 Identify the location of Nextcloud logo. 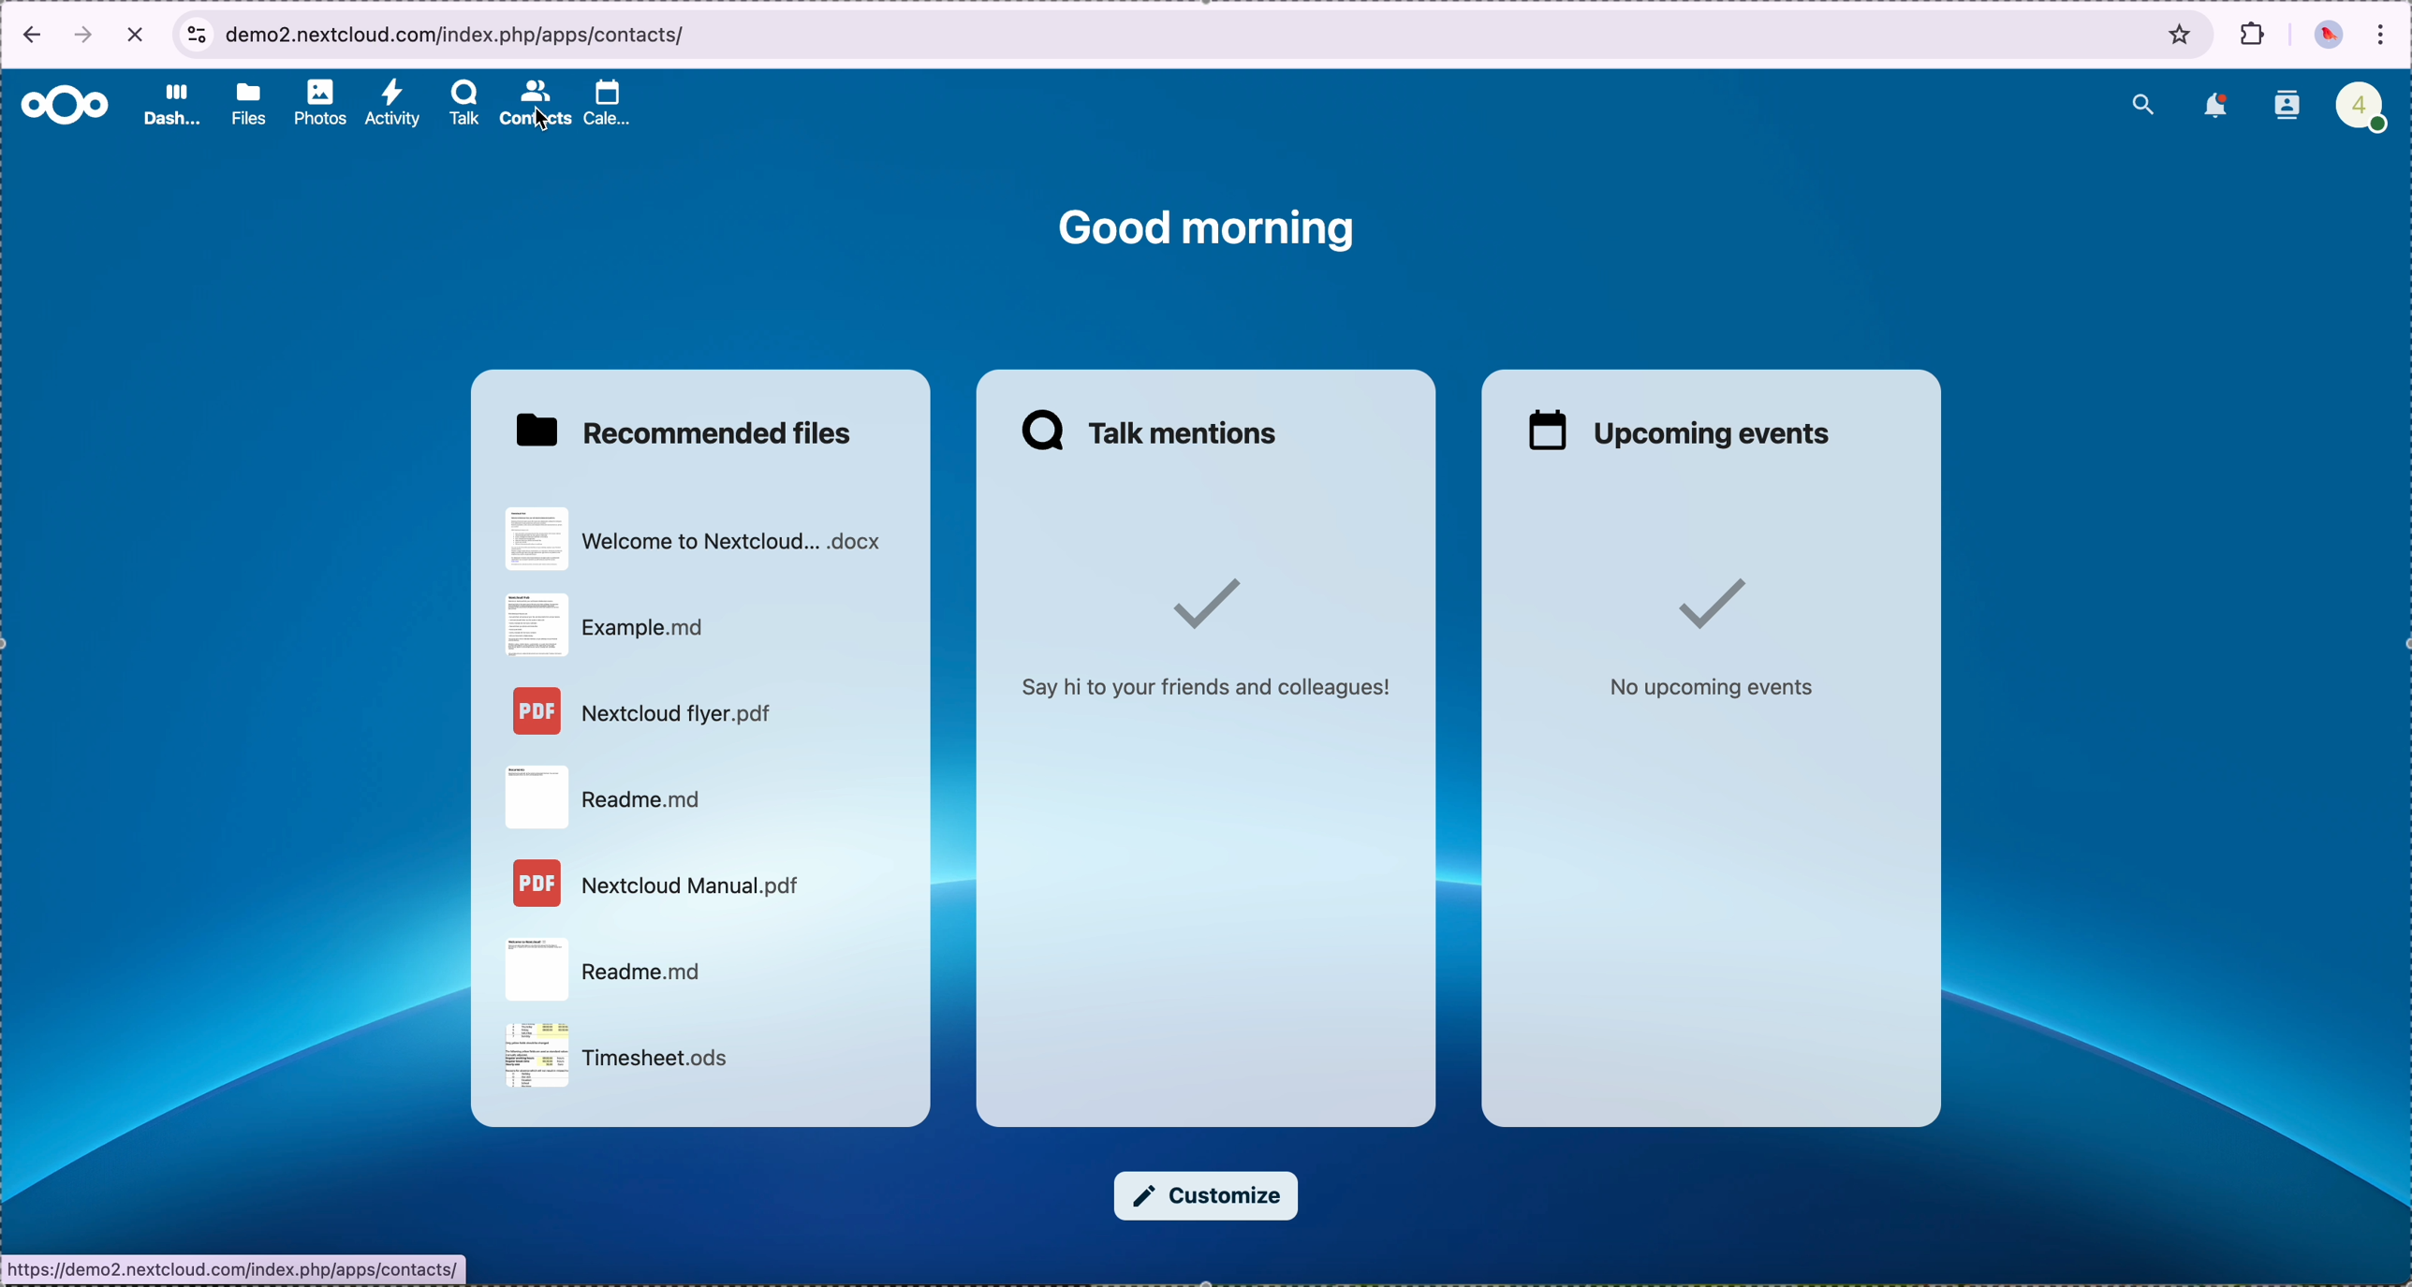
(60, 104).